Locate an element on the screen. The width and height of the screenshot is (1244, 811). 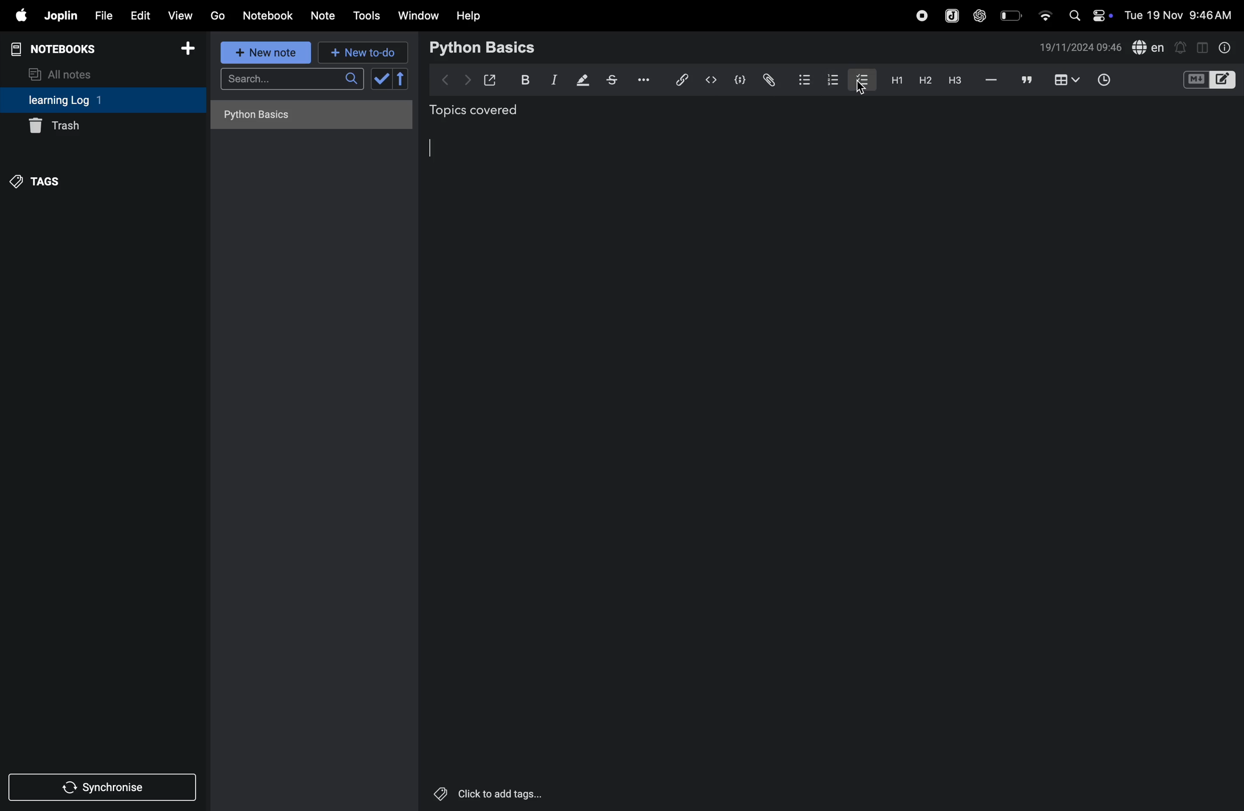
toggle editor layout is located at coordinates (1203, 47).